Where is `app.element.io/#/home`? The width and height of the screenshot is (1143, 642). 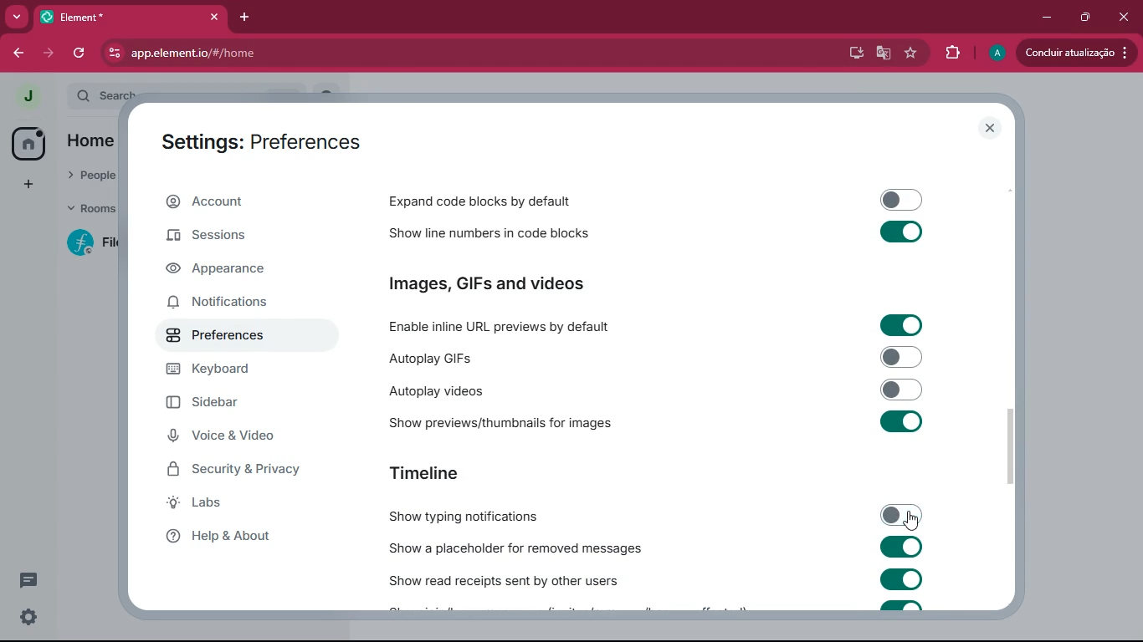
app.element.io/#/home is located at coordinates (292, 53).